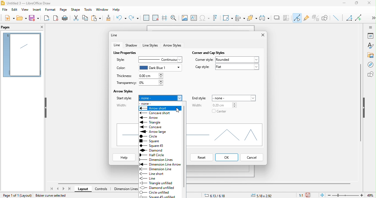  I want to click on circle, so click(157, 135).